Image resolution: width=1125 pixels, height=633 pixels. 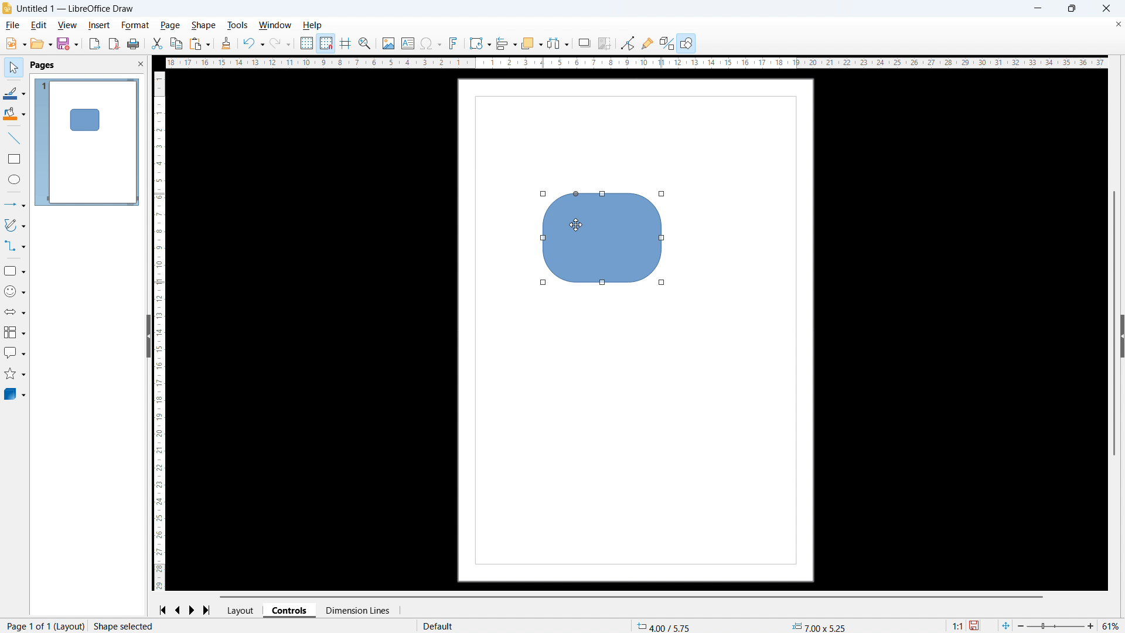 I want to click on close , so click(x=1106, y=8).